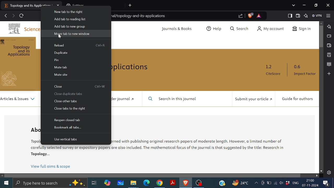  What do you see at coordinates (21, 52) in the screenshot?
I see `Topology and its Applications` at bounding box center [21, 52].